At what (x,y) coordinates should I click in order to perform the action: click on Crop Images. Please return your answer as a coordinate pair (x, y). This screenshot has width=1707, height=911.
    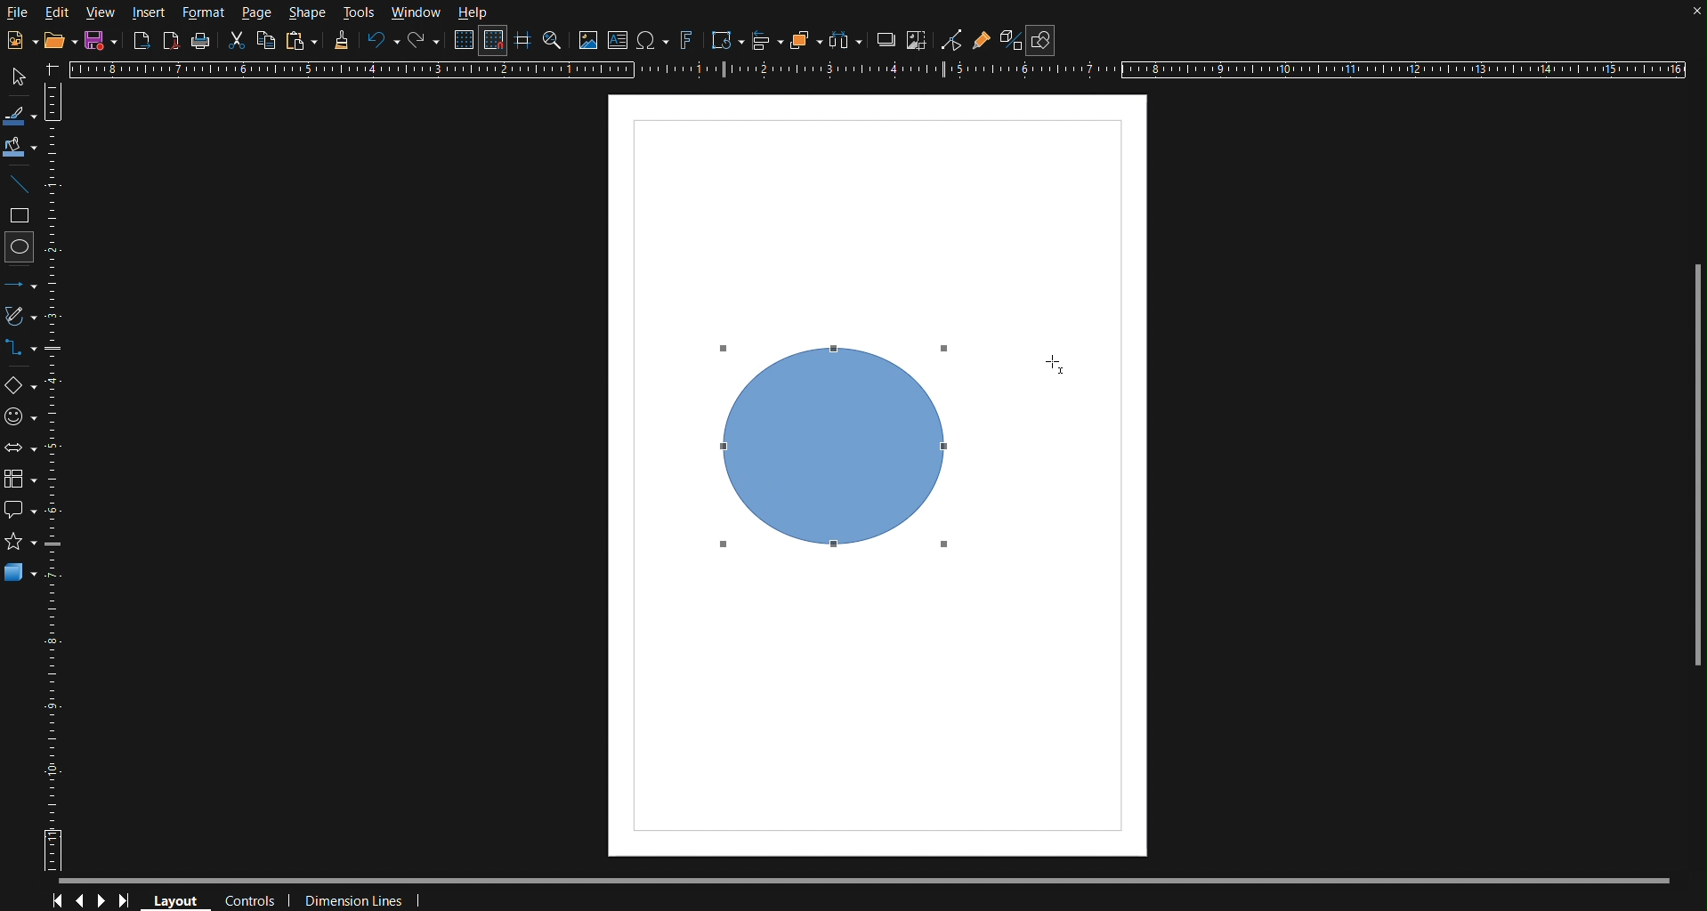
    Looking at the image, I should click on (919, 41).